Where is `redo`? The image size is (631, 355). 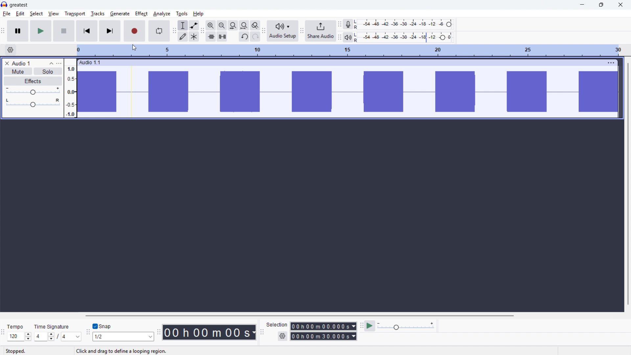
redo is located at coordinates (255, 37).